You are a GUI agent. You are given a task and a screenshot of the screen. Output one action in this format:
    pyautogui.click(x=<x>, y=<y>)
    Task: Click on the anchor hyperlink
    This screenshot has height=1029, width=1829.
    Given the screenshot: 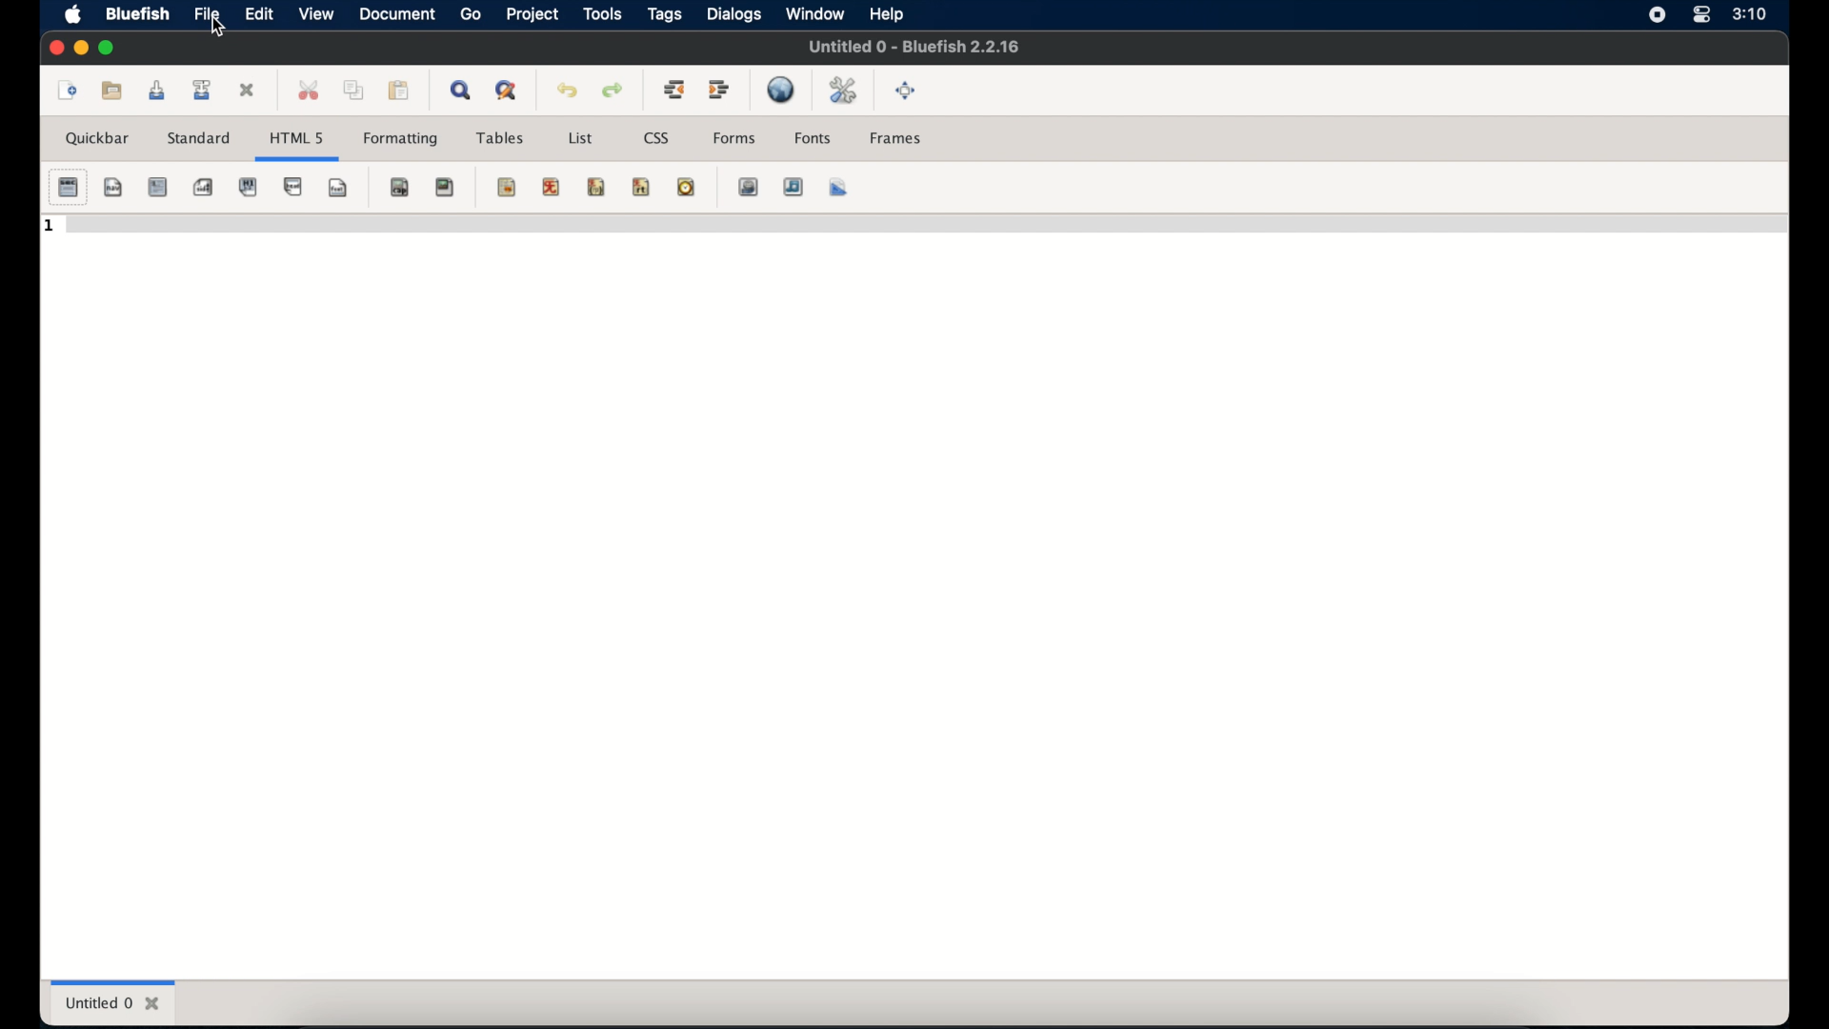 What is the action you would take?
    pyautogui.click(x=446, y=188)
    